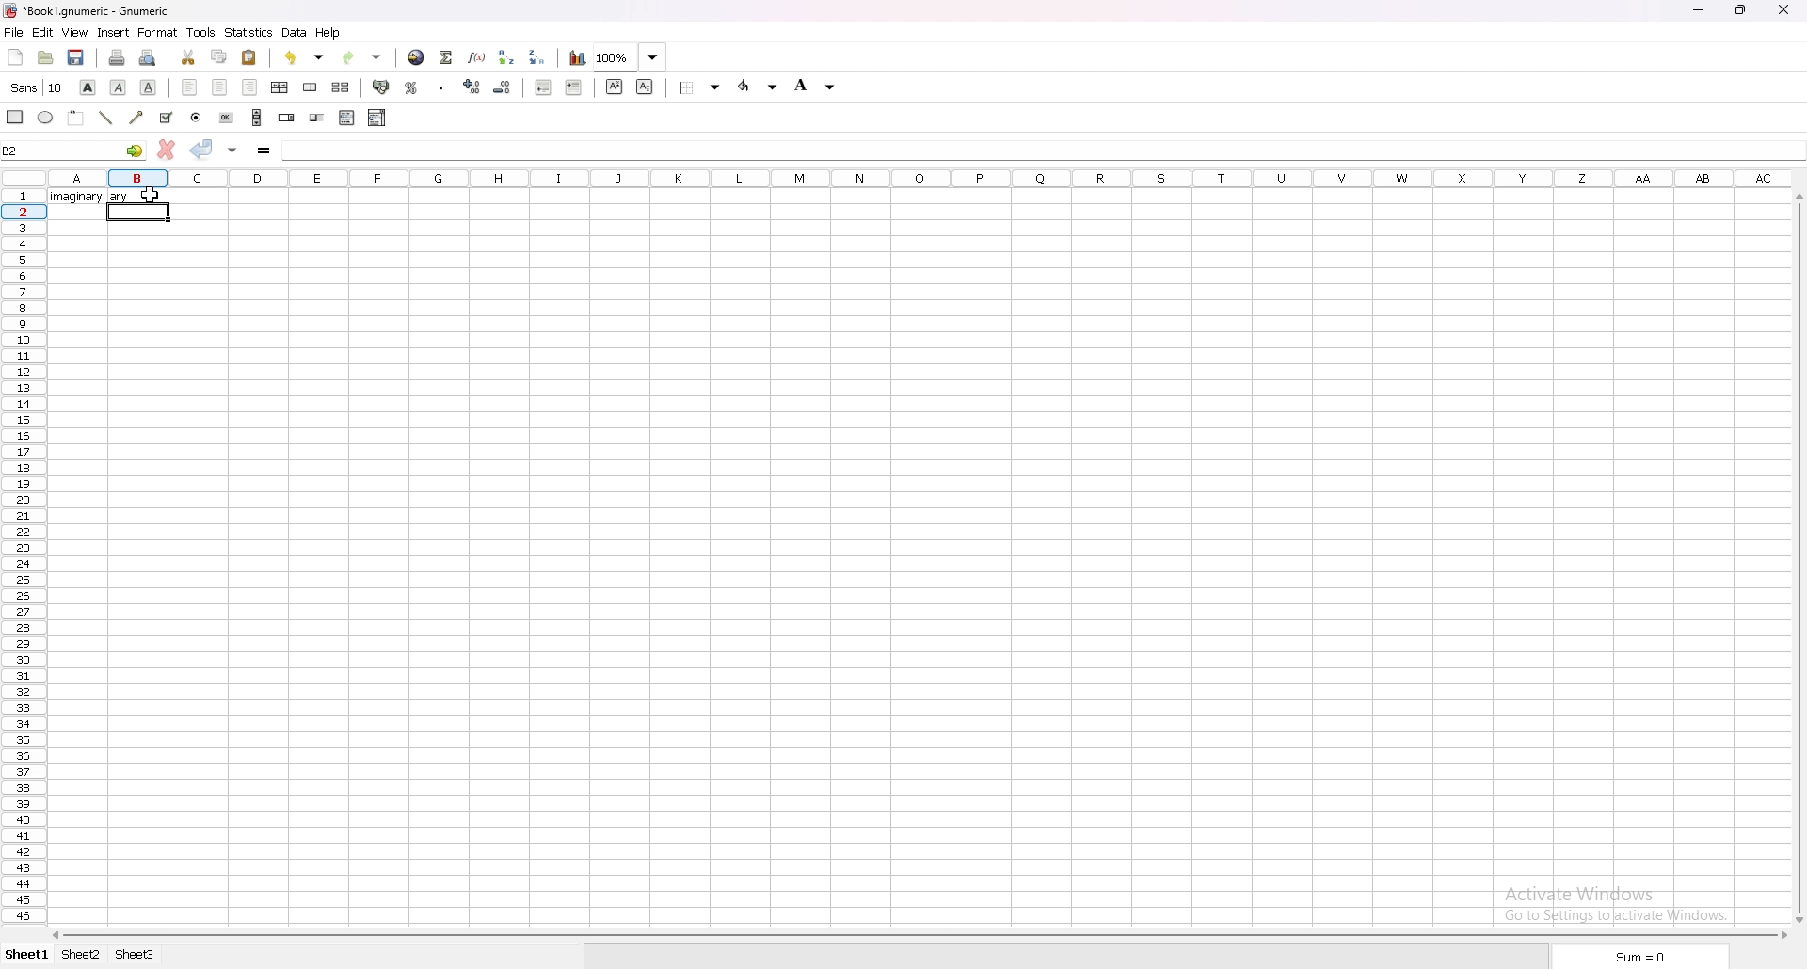 This screenshot has height=969, width=1807. What do you see at coordinates (1699, 9) in the screenshot?
I see `minimize` at bounding box center [1699, 9].